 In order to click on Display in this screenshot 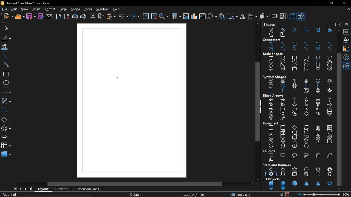, I will do `click(131, 98)`.